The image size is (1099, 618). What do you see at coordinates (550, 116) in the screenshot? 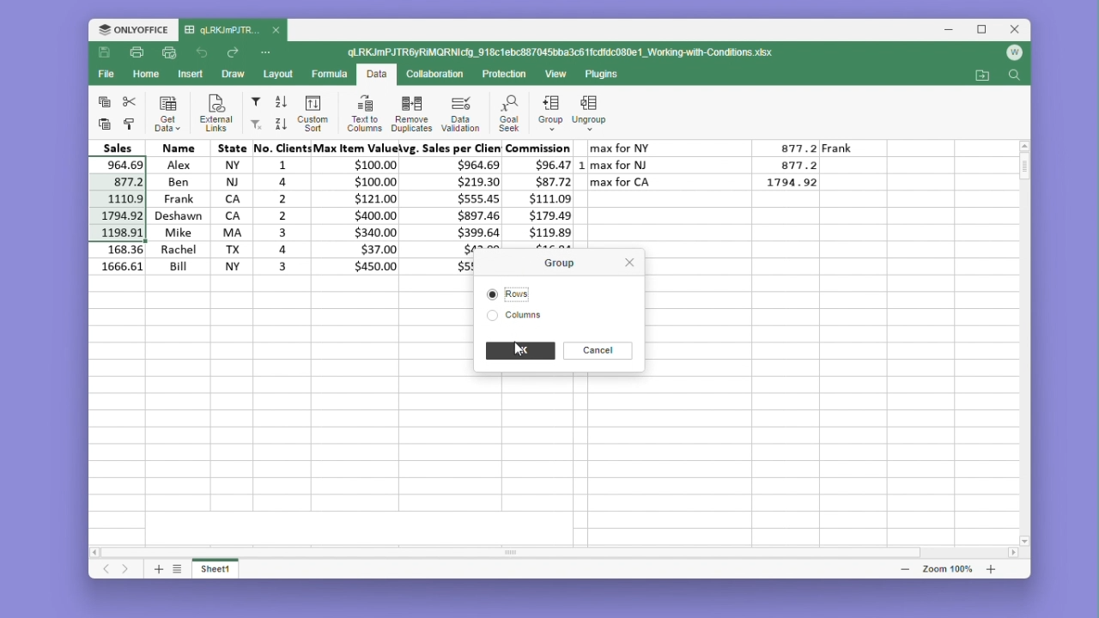
I see `group rows` at bounding box center [550, 116].